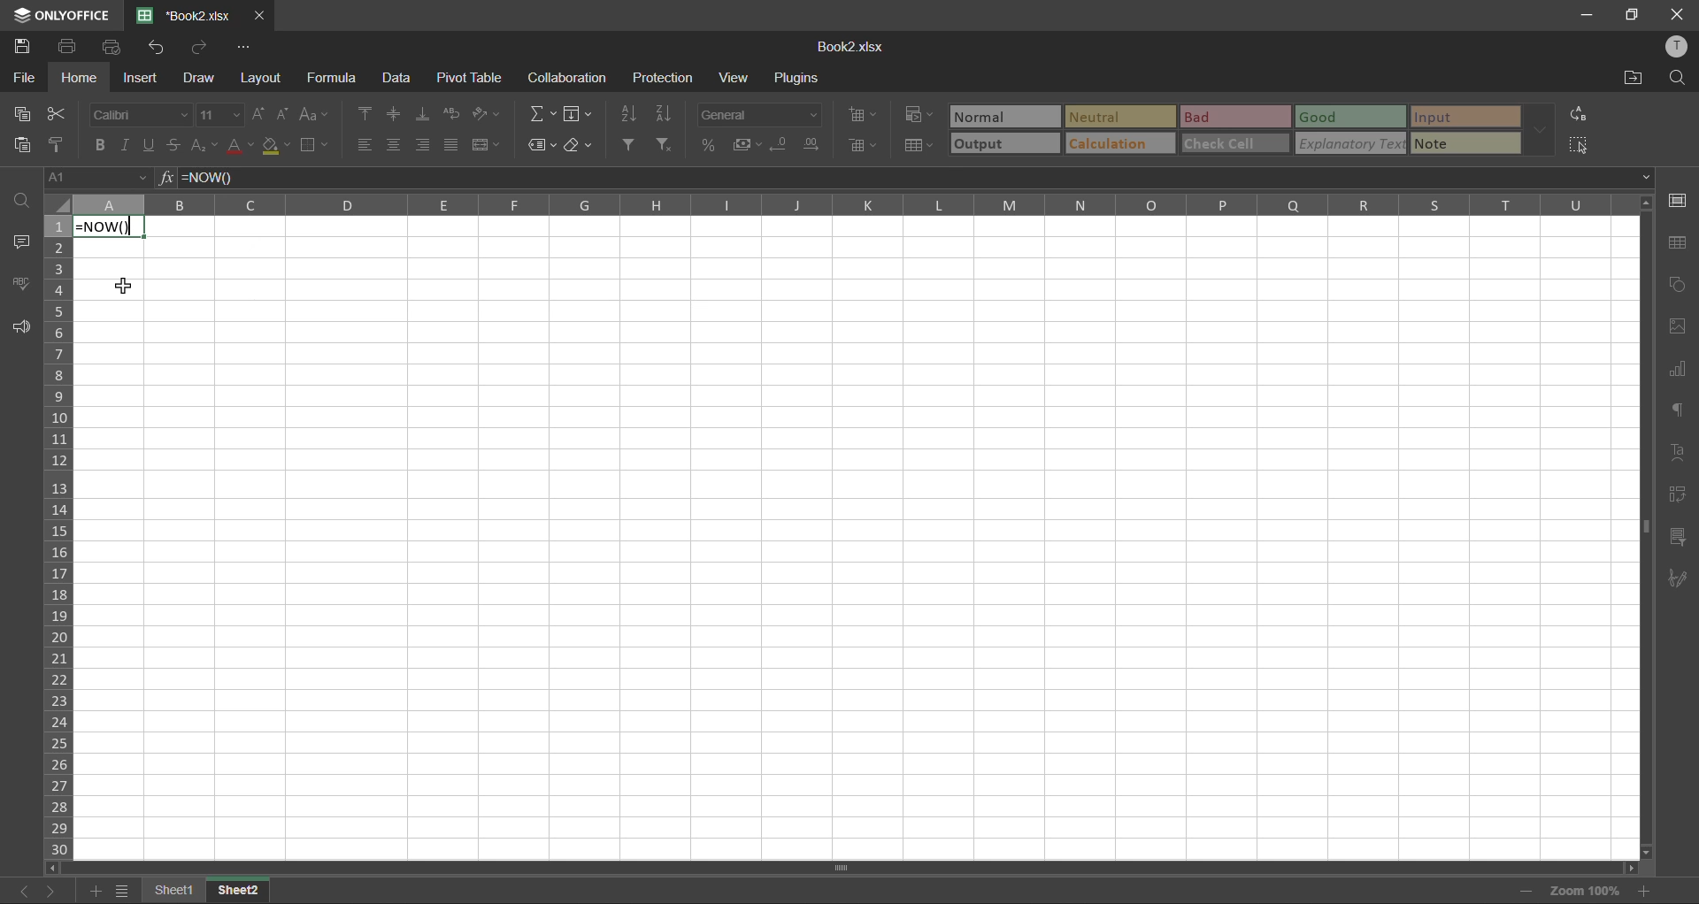 The width and height of the screenshot is (1699, 904). I want to click on bed, so click(1234, 119).